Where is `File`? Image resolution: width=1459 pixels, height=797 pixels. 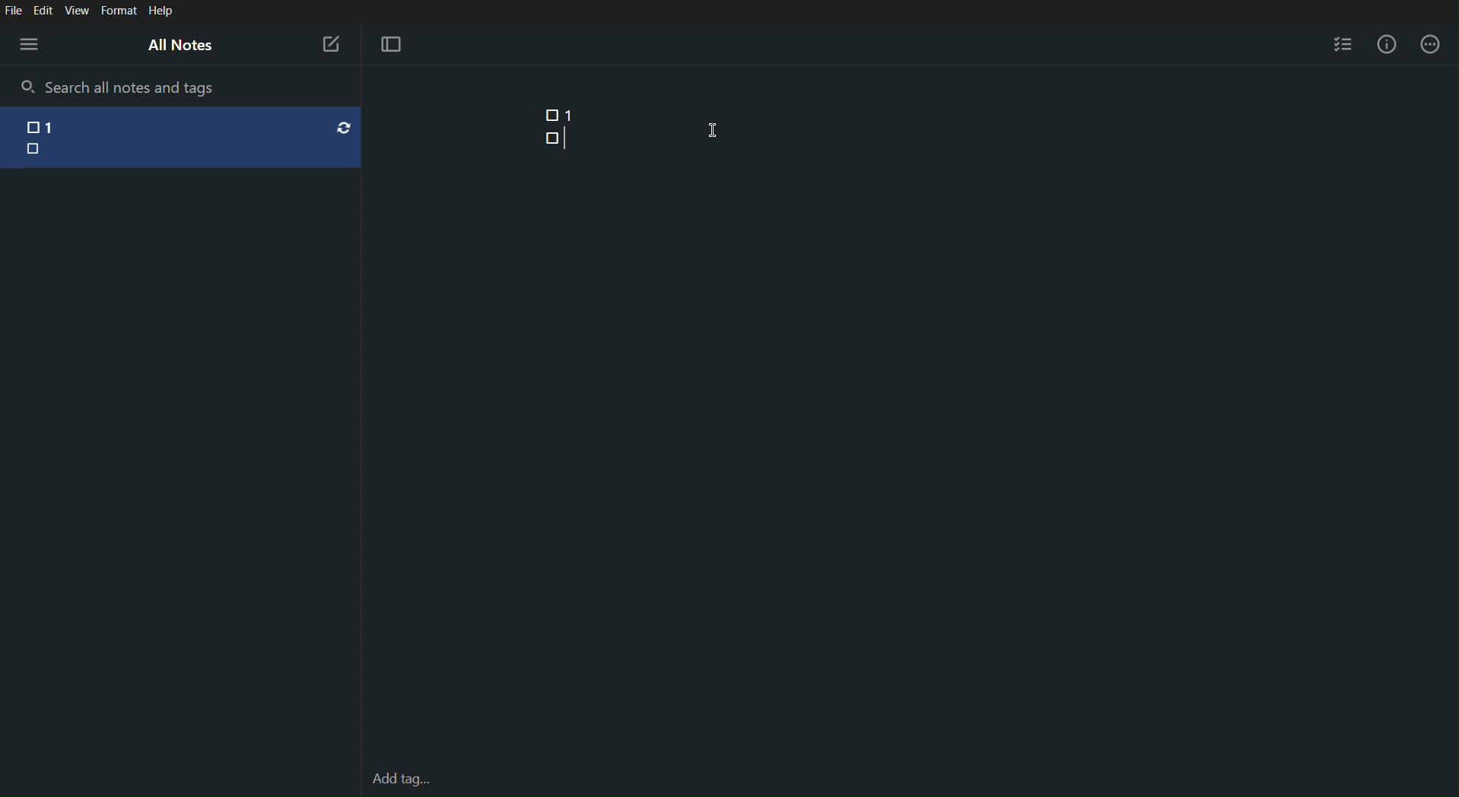
File is located at coordinates (13, 10).